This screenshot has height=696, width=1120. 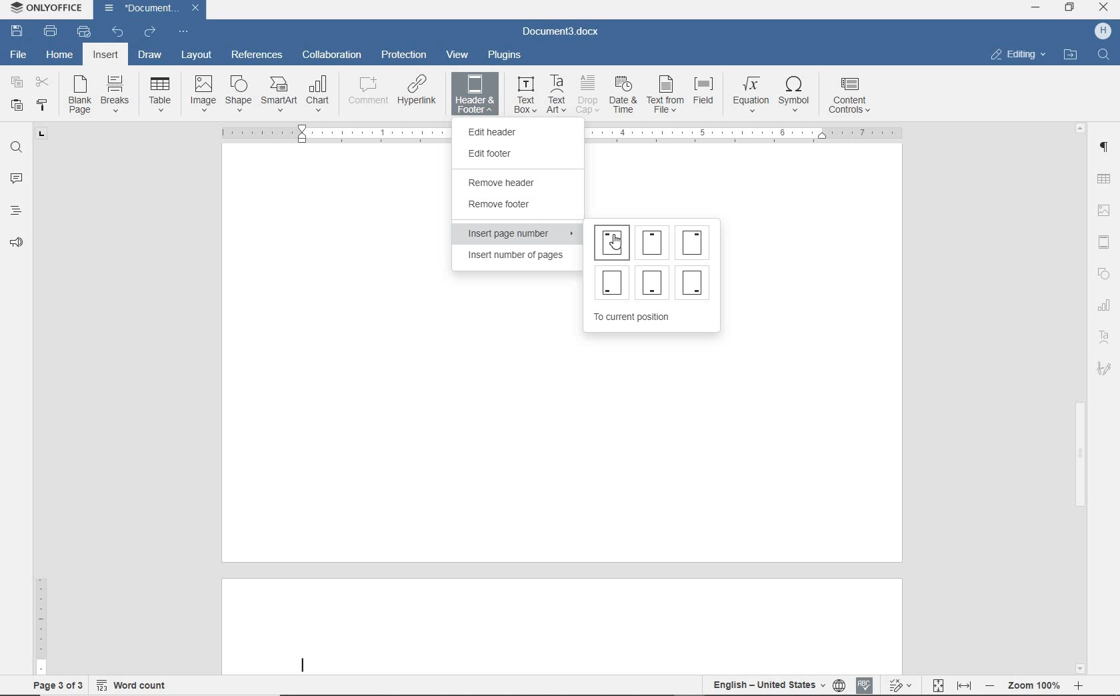 What do you see at coordinates (78, 95) in the screenshot?
I see `BLANK OAGE` at bounding box center [78, 95].